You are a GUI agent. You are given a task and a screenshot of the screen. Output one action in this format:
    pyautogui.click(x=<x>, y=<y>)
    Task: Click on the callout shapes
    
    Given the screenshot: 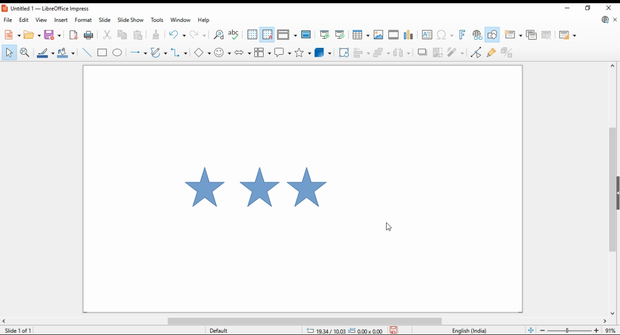 What is the action you would take?
    pyautogui.click(x=282, y=52)
    